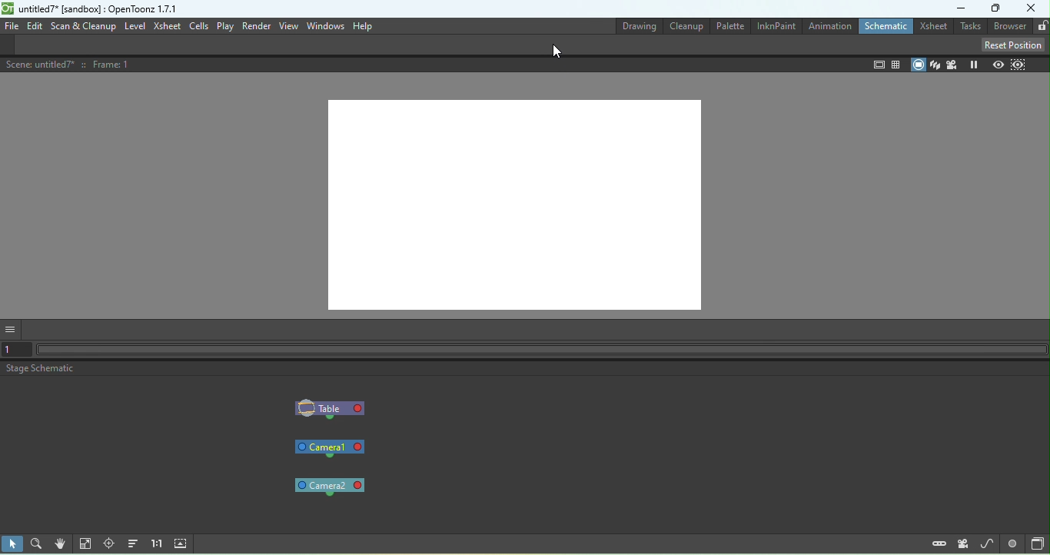 The image size is (1050, 555). Describe the element at coordinates (135, 543) in the screenshot. I see `Reorder nodes` at that location.